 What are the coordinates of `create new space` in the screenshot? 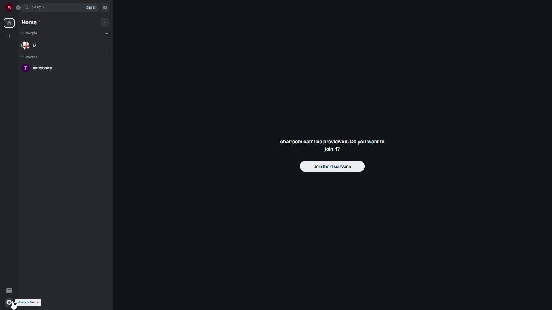 It's located at (10, 36).